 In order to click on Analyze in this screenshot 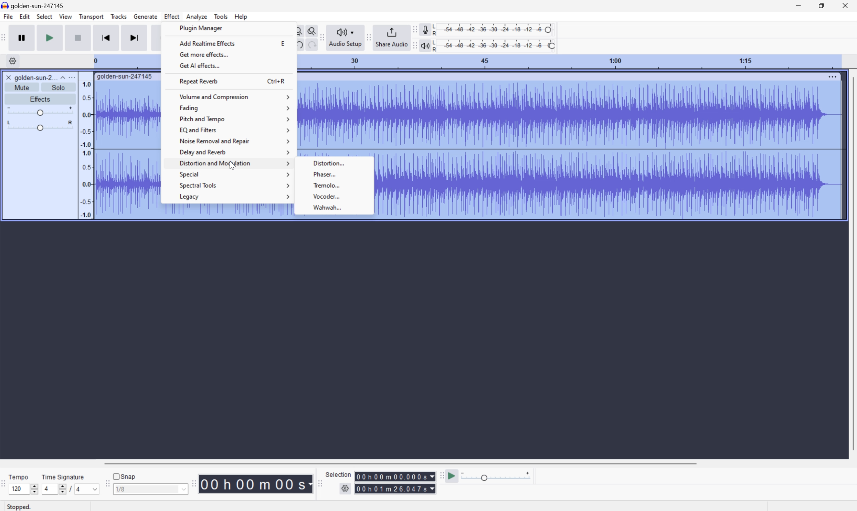, I will do `click(196, 17)`.